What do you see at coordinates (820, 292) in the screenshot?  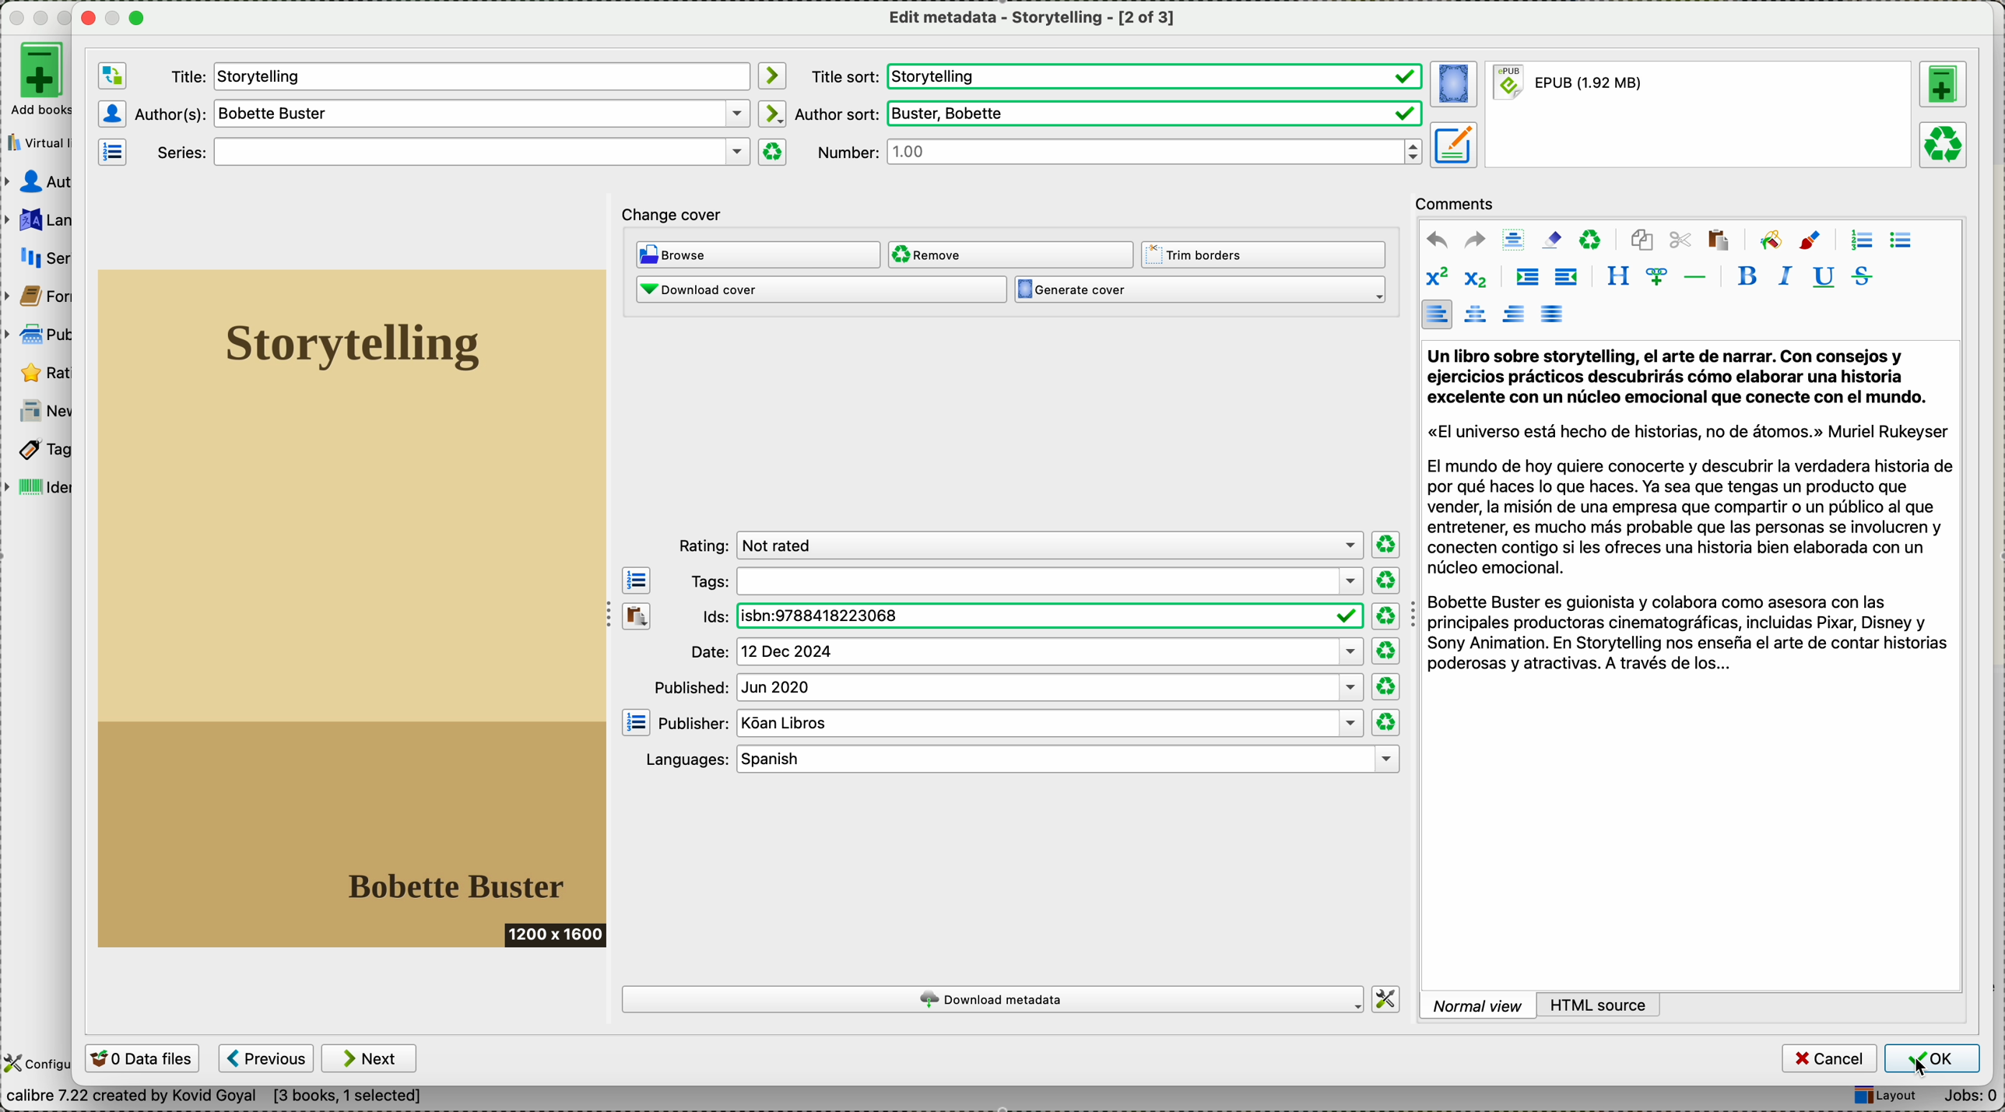 I see `download cover` at bounding box center [820, 292].